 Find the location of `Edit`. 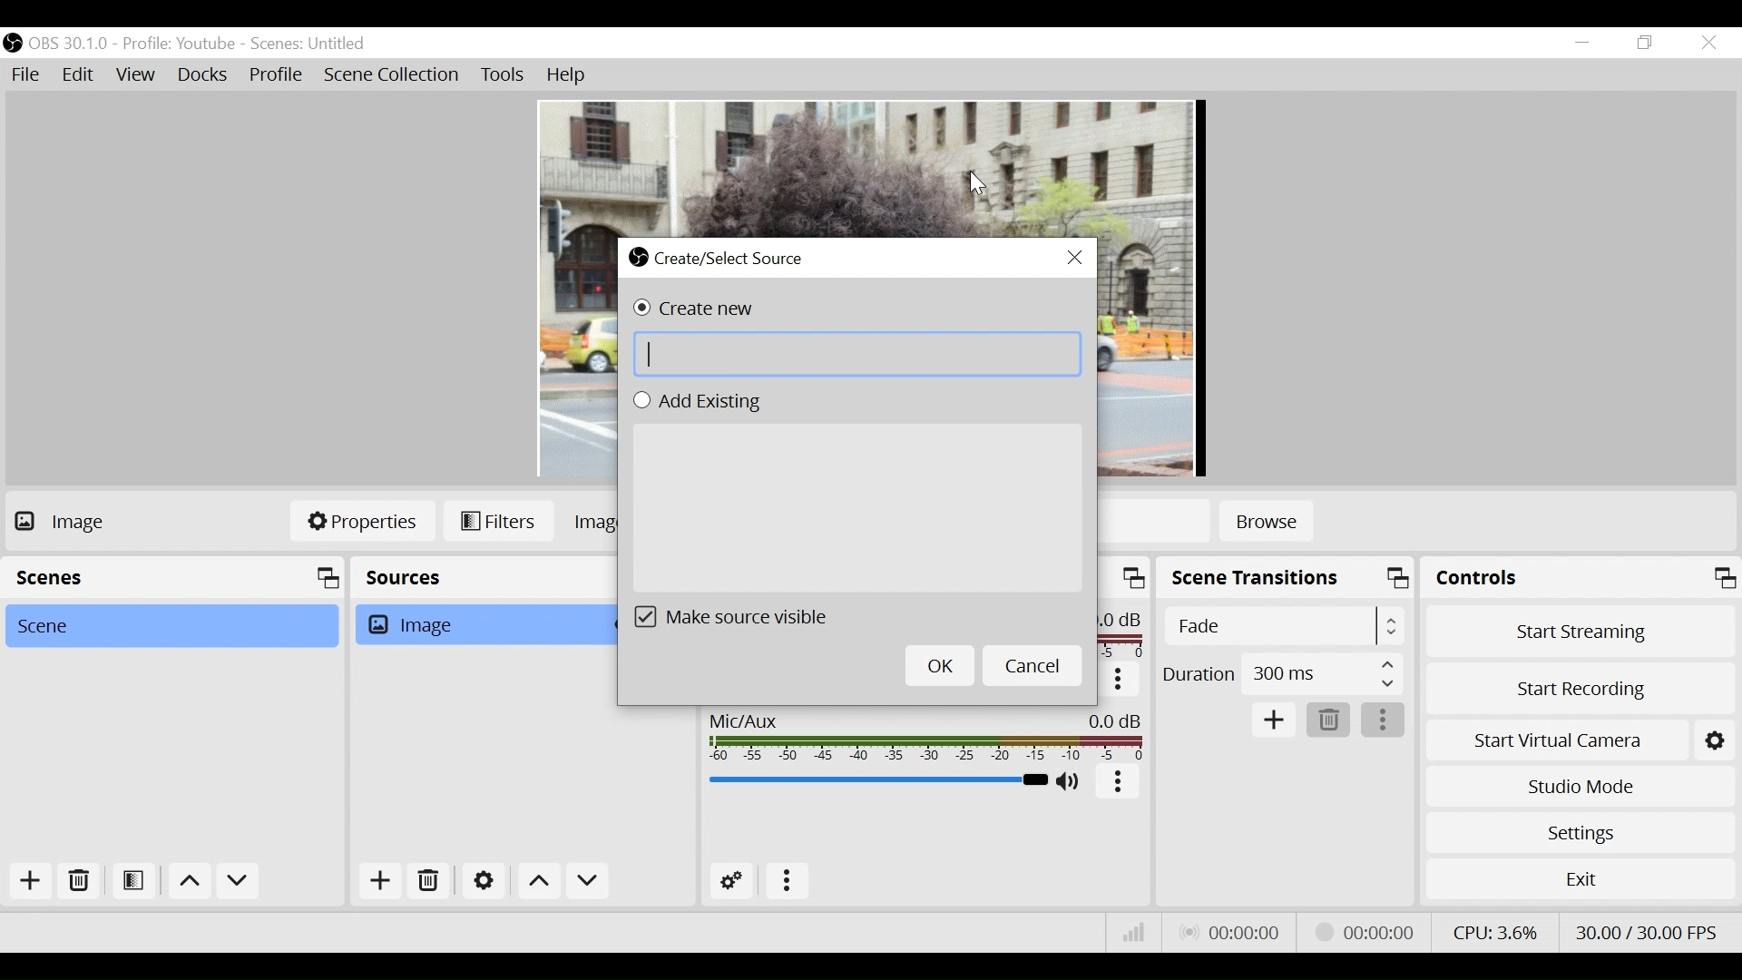

Edit is located at coordinates (79, 77).